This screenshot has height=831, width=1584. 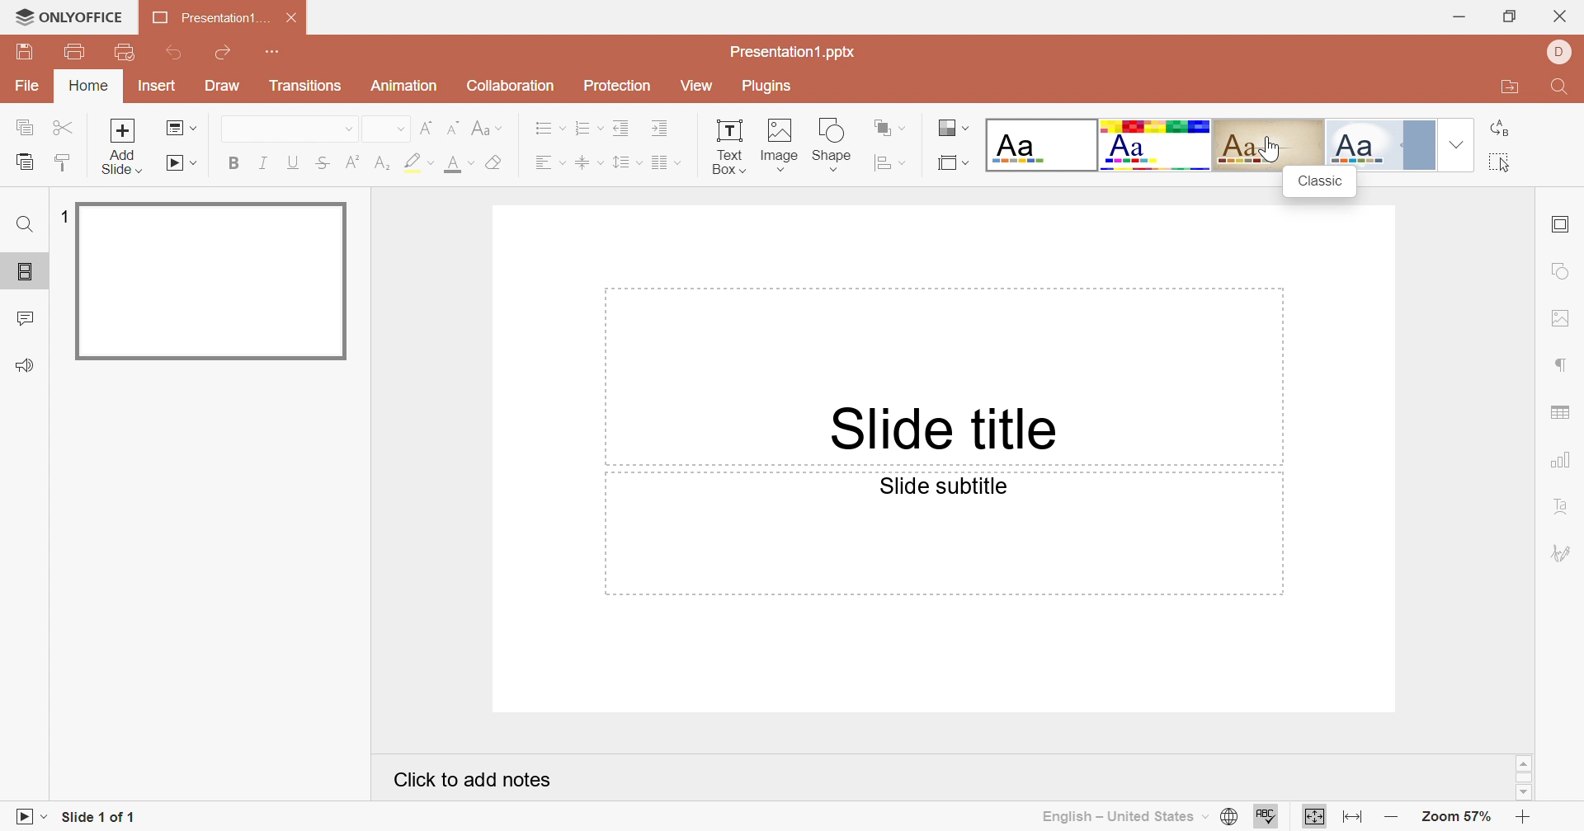 What do you see at coordinates (1565, 87) in the screenshot?
I see `Find` at bounding box center [1565, 87].